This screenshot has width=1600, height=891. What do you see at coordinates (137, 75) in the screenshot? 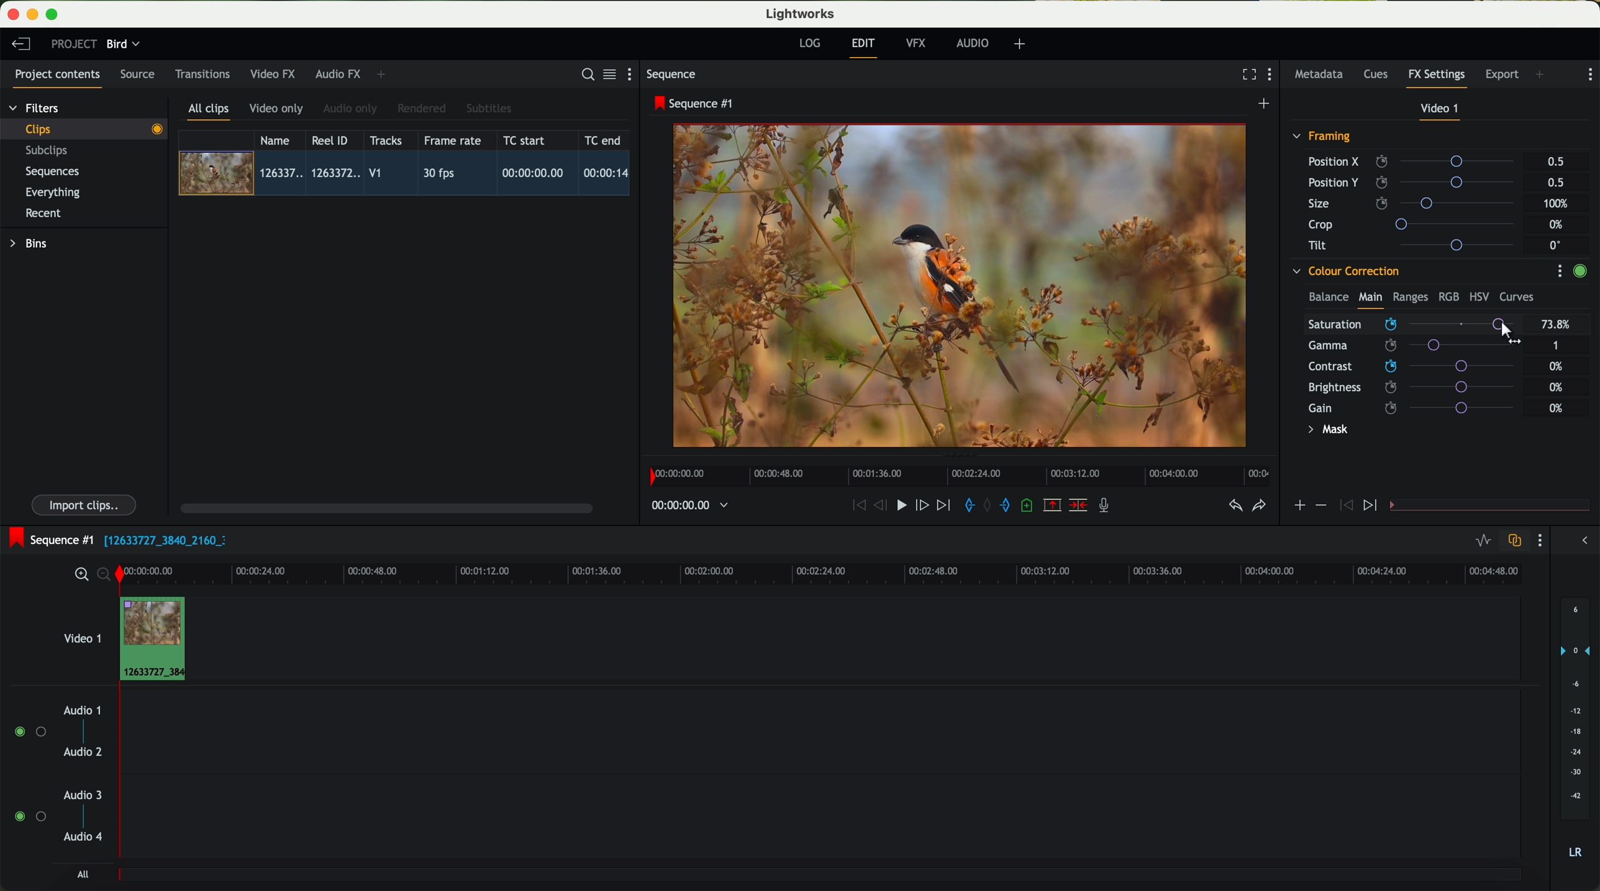
I see `source` at bounding box center [137, 75].